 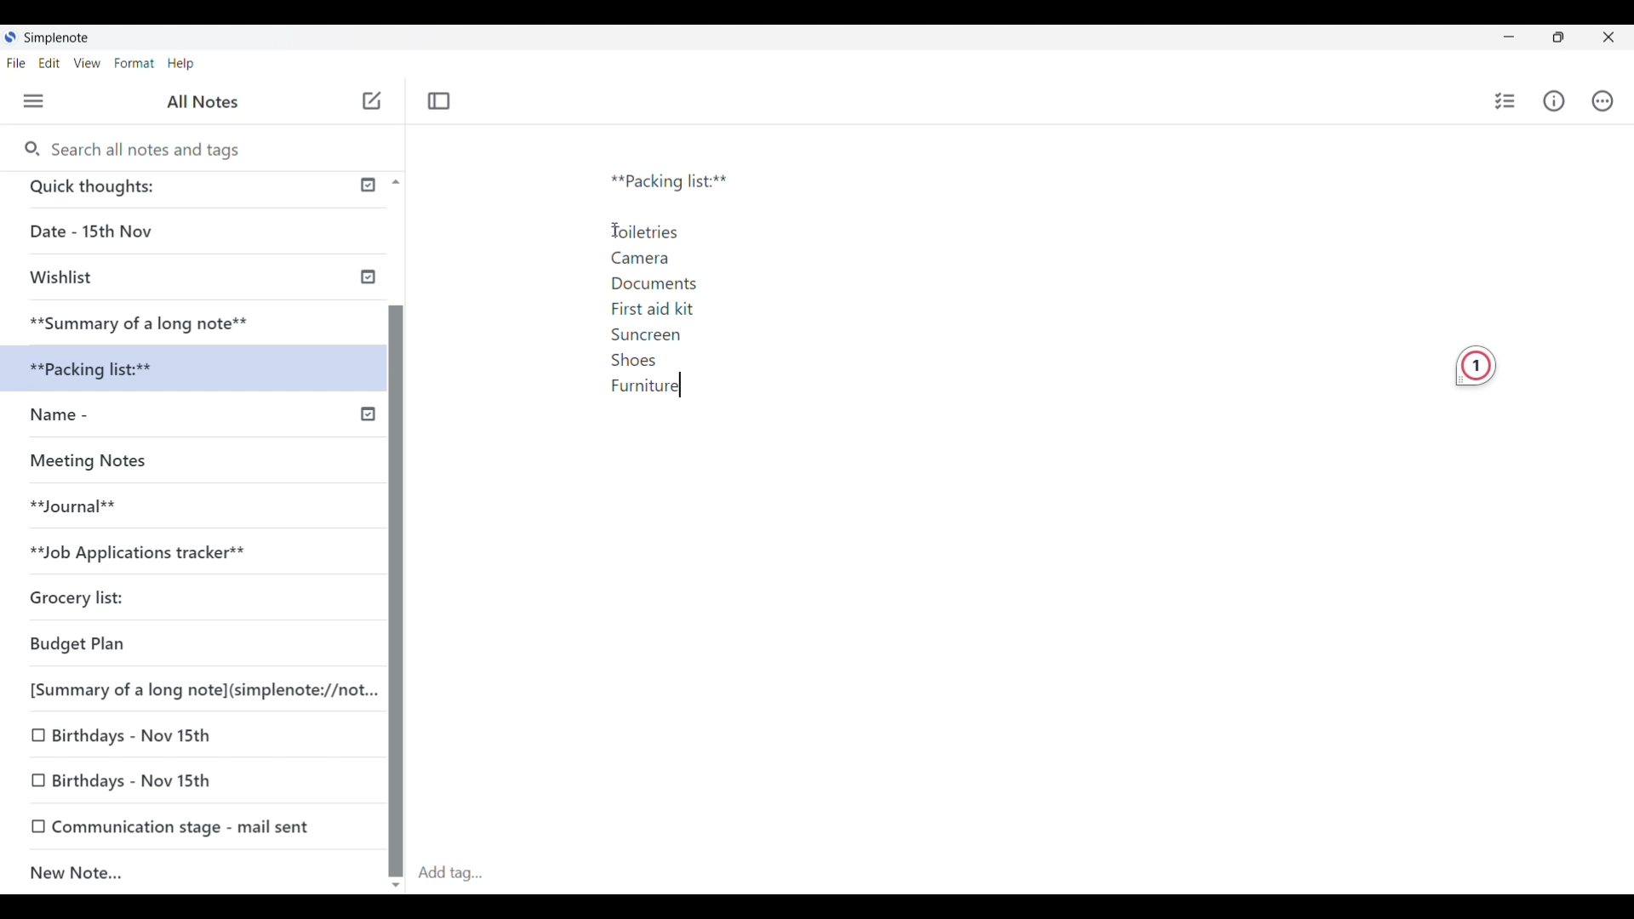 I want to click on Vertical slide bar for left panel, so click(x=397, y=575).